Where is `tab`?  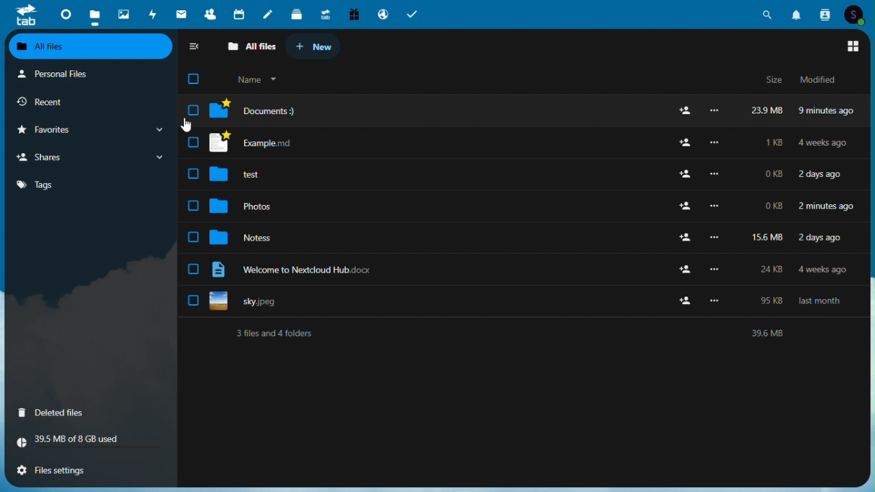 tab is located at coordinates (27, 14).